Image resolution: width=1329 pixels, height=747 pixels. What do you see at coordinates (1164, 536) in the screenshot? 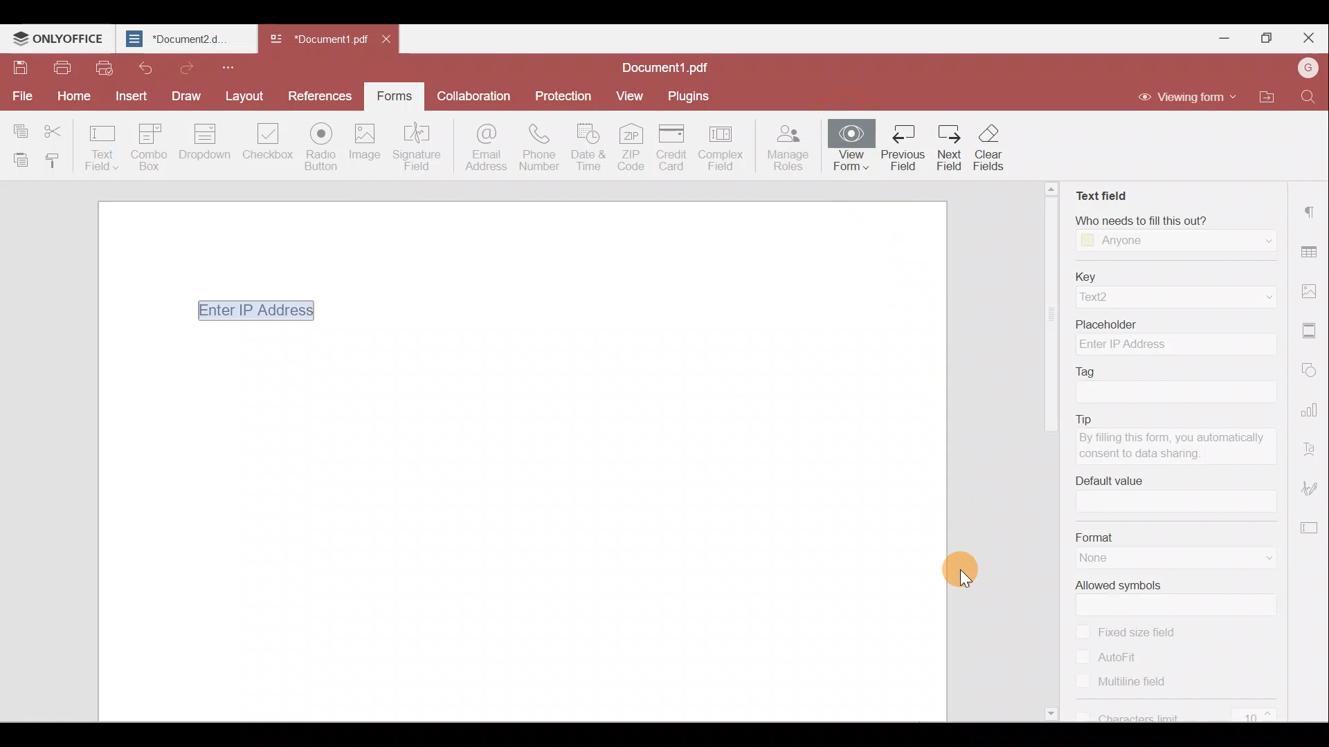
I see `Format` at bounding box center [1164, 536].